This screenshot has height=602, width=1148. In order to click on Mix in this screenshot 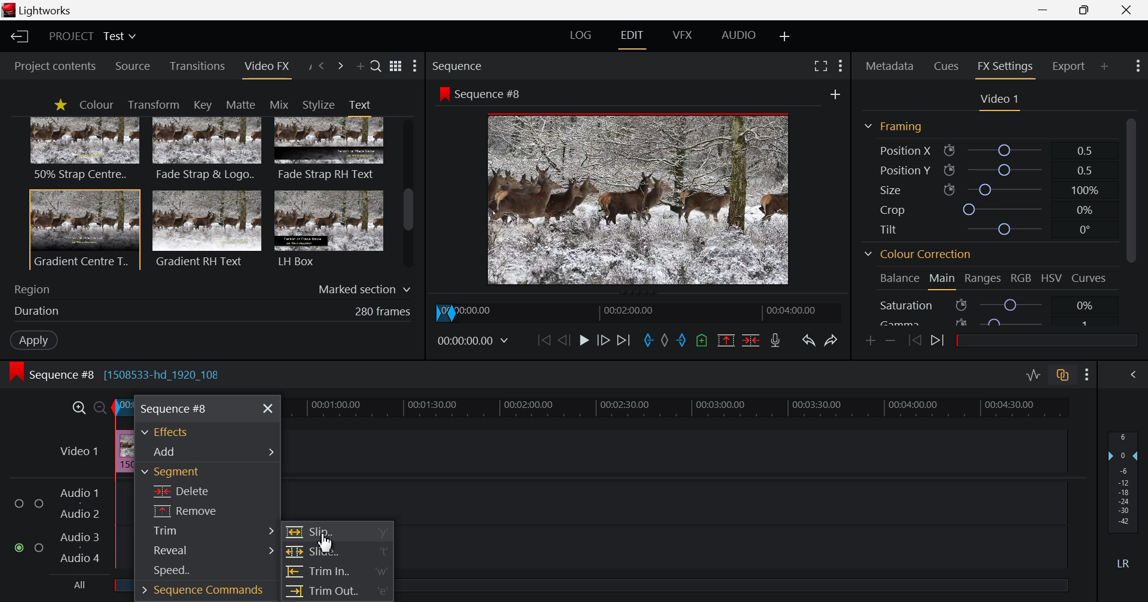, I will do `click(283, 104)`.